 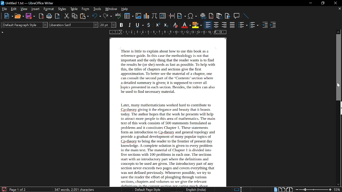 What do you see at coordinates (208, 25) in the screenshot?
I see `align left` at bounding box center [208, 25].